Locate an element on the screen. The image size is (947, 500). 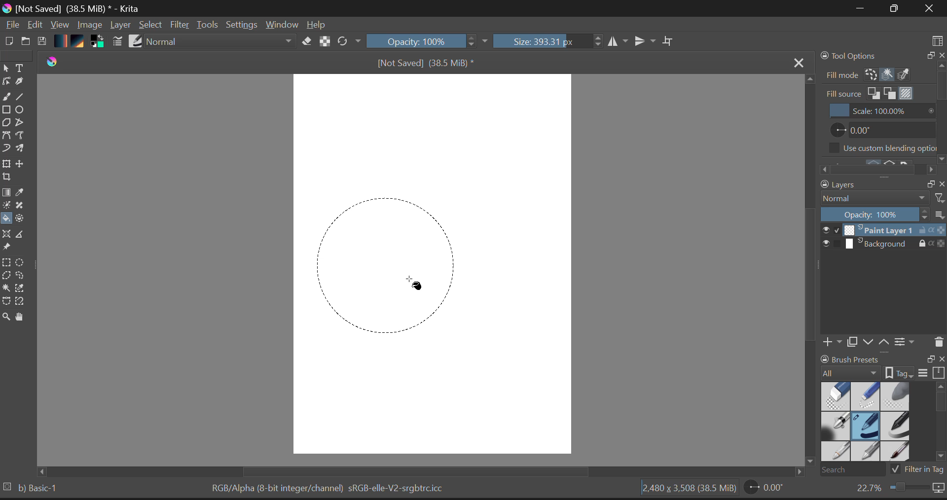
Horizontal Mirror Flip is located at coordinates (647, 42).